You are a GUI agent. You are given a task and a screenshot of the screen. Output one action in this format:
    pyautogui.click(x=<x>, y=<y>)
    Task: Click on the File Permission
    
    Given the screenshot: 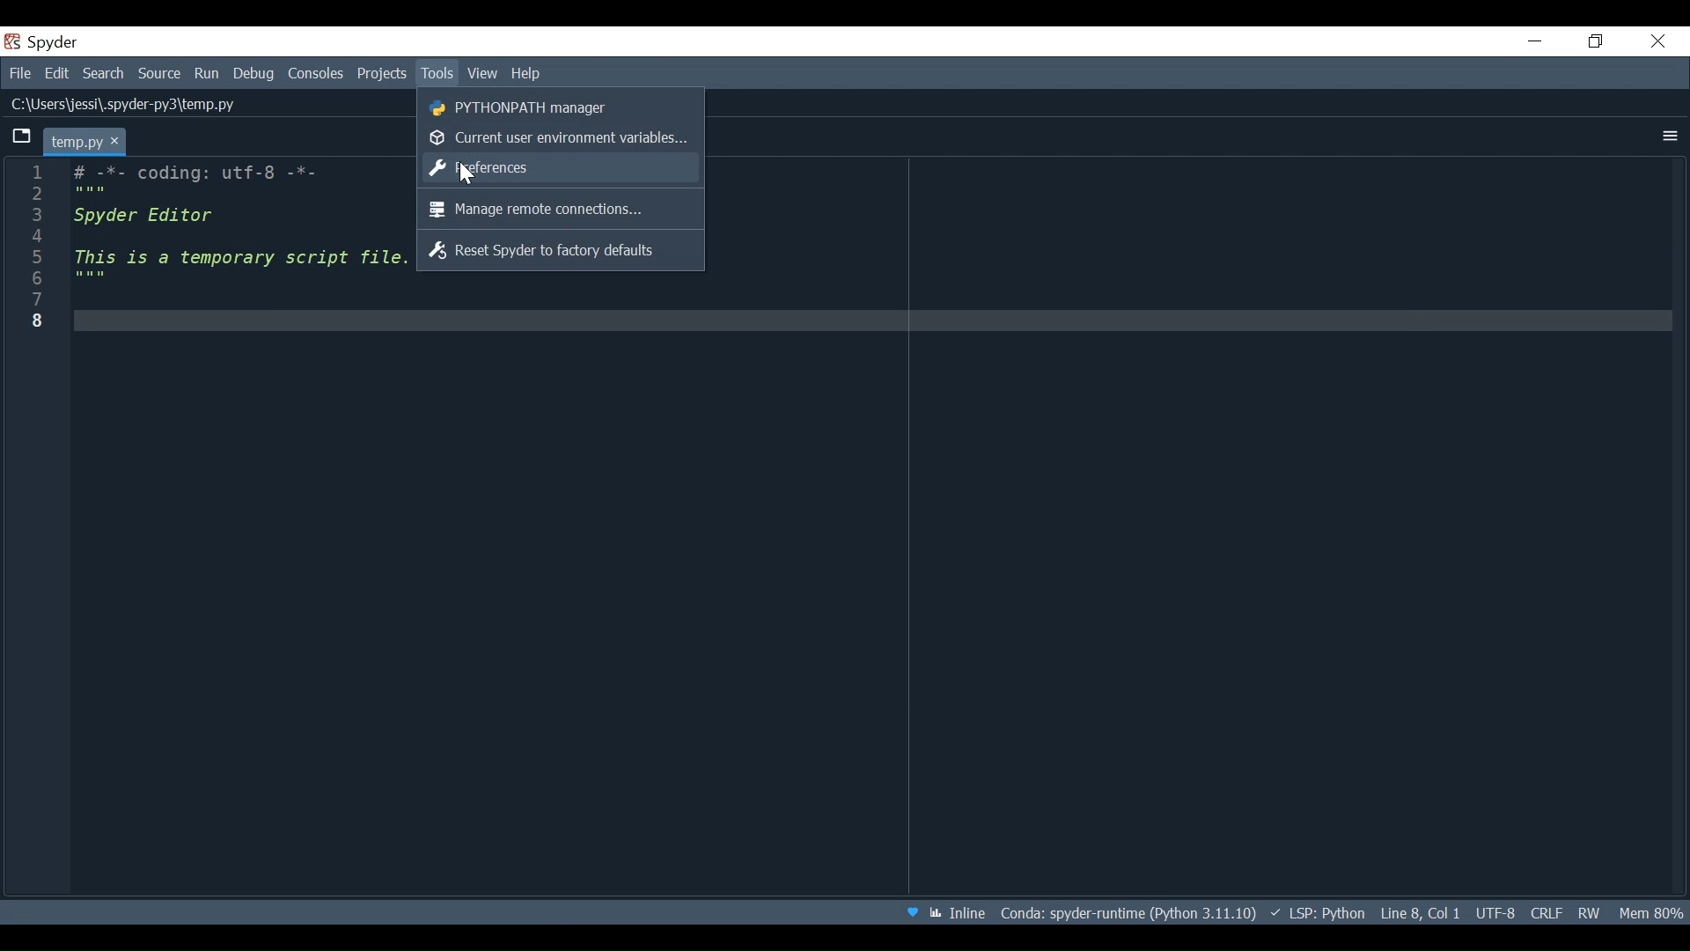 What is the action you would take?
    pyautogui.click(x=1589, y=910)
    